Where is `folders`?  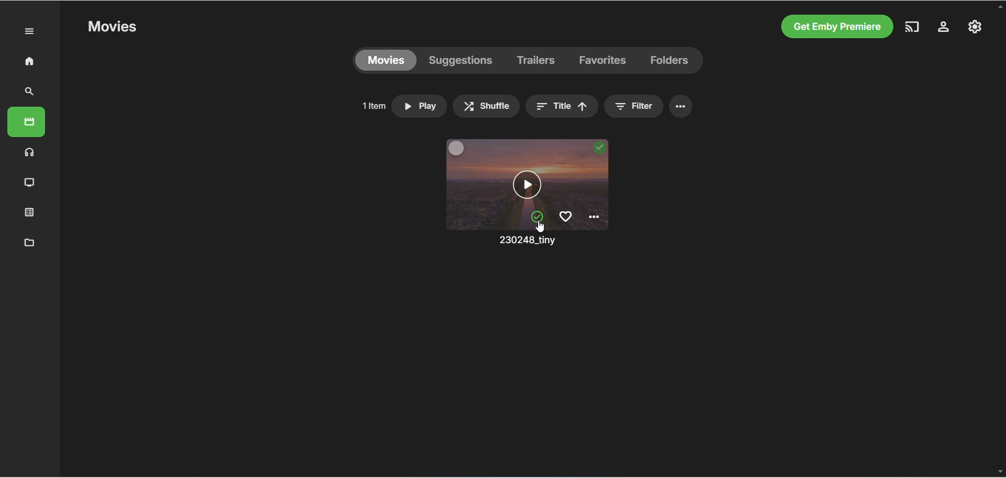
folders is located at coordinates (671, 61).